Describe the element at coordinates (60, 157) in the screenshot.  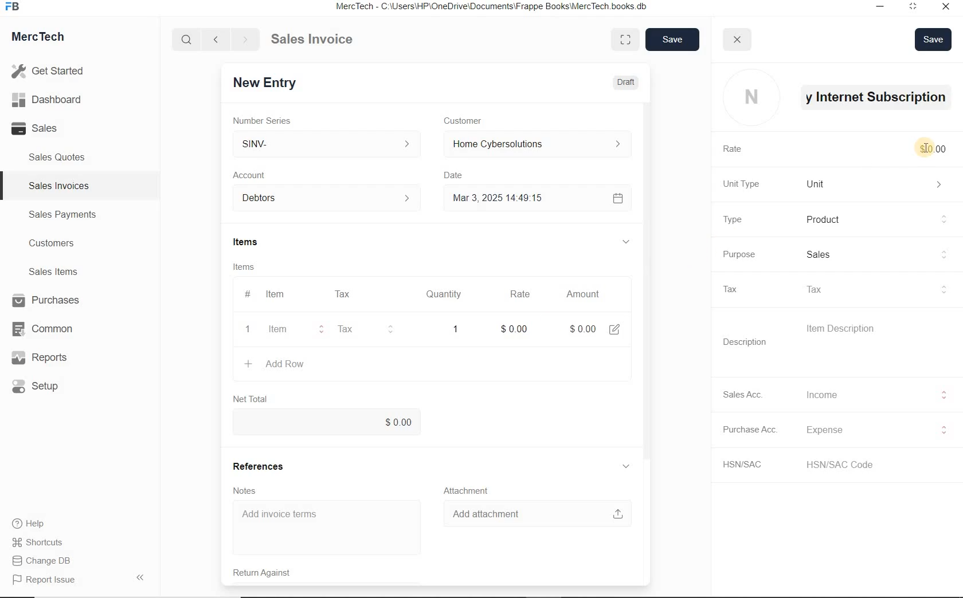
I see `Sales Quotes` at that location.